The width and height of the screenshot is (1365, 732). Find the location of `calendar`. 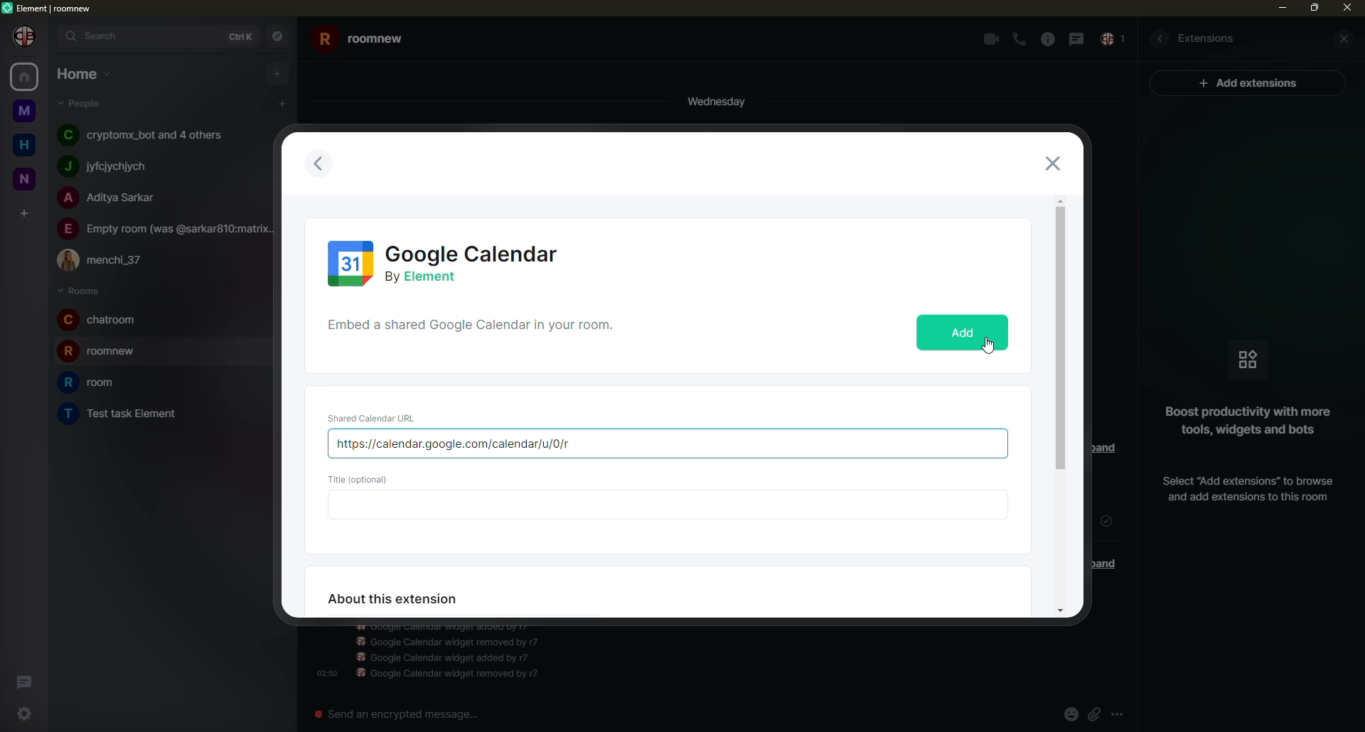

calendar is located at coordinates (446, 261).